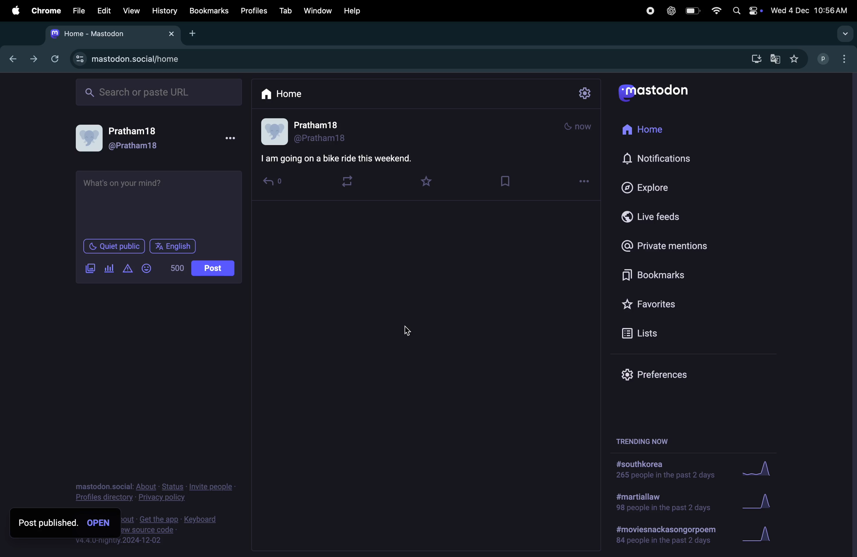 Image resolution: width=857 pixels, height=557 pixels. Describe the element at coordinates (664, 470) in the screenshot. I see `#south korea` at that location.